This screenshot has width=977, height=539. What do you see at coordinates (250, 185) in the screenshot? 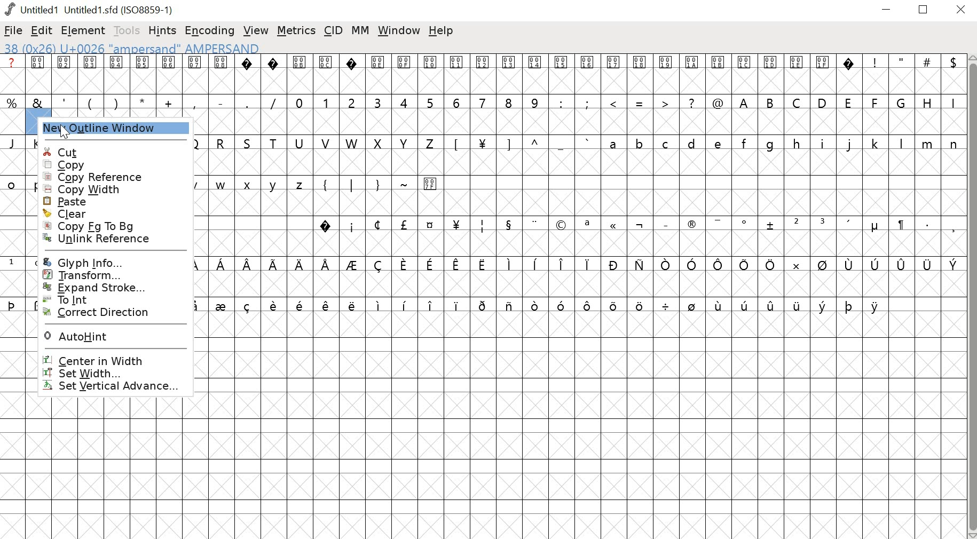
I see `x` at bounding box center [250, 185].